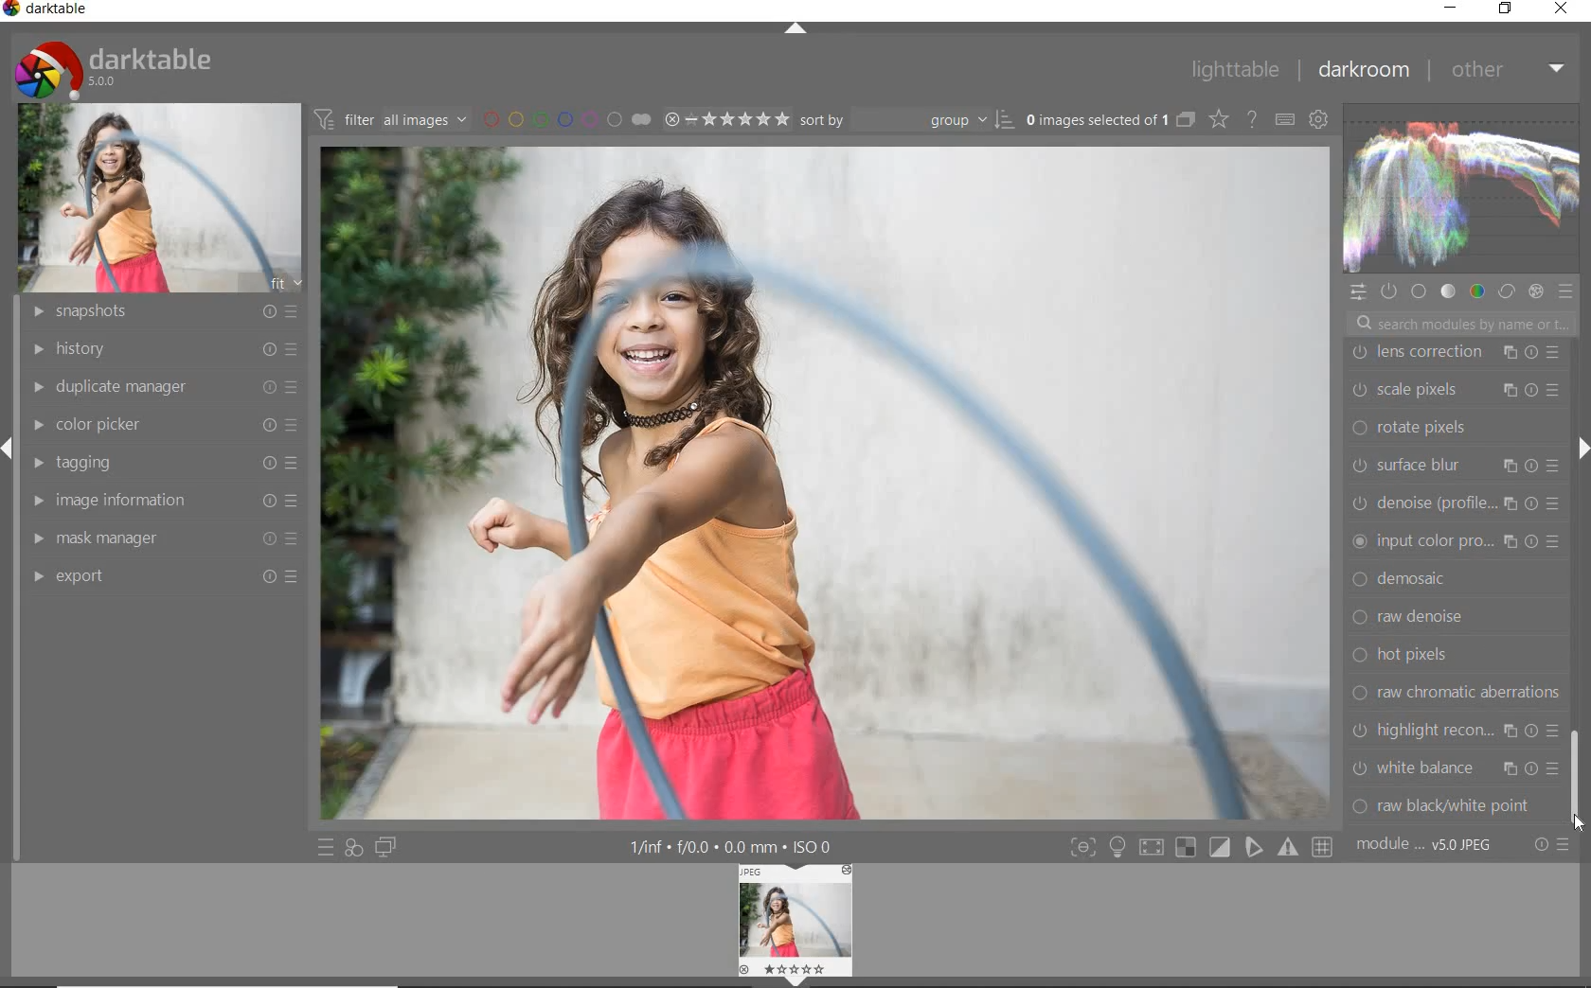 This screenshot has width=1591, height=988. Describe the element at coordinates (162, 534) in the screenshot. I see `mask manager` at that location.